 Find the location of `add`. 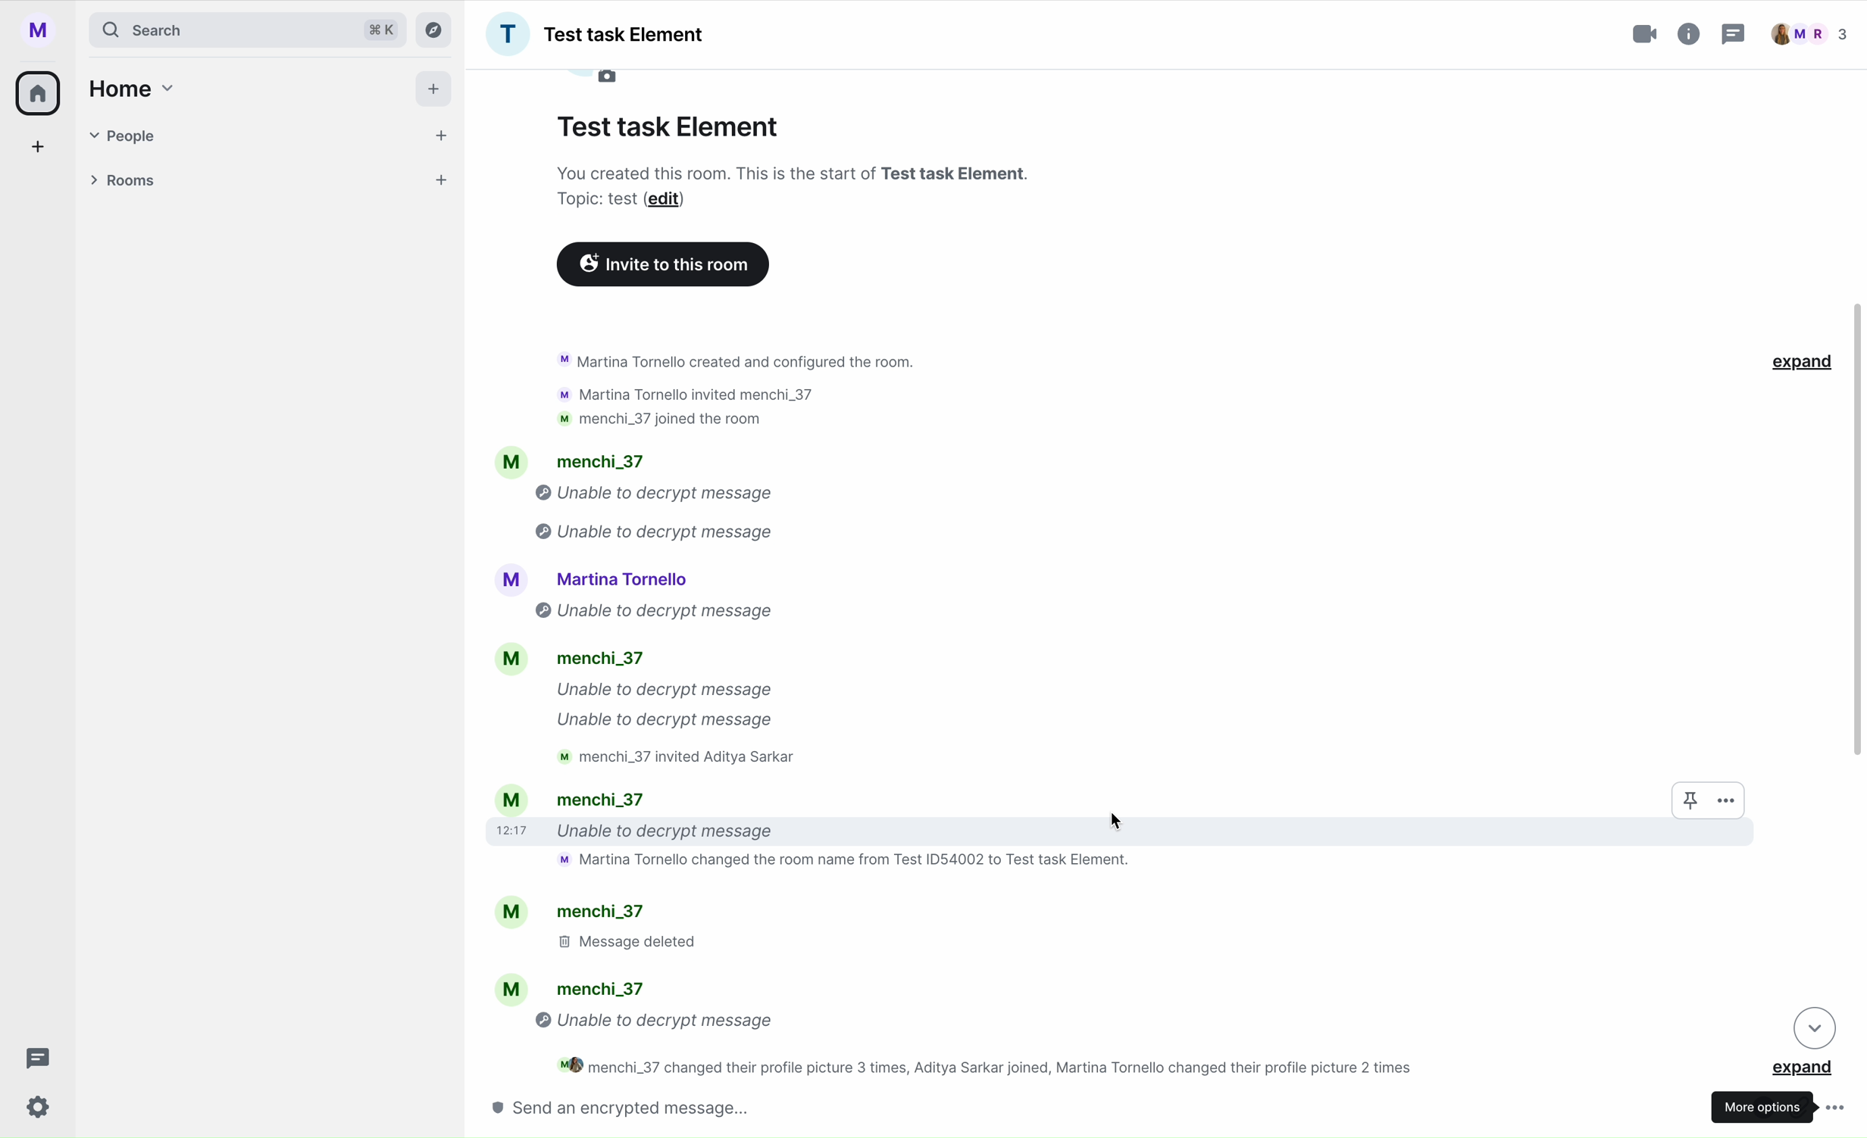

add is located at coordinates (39, 151).